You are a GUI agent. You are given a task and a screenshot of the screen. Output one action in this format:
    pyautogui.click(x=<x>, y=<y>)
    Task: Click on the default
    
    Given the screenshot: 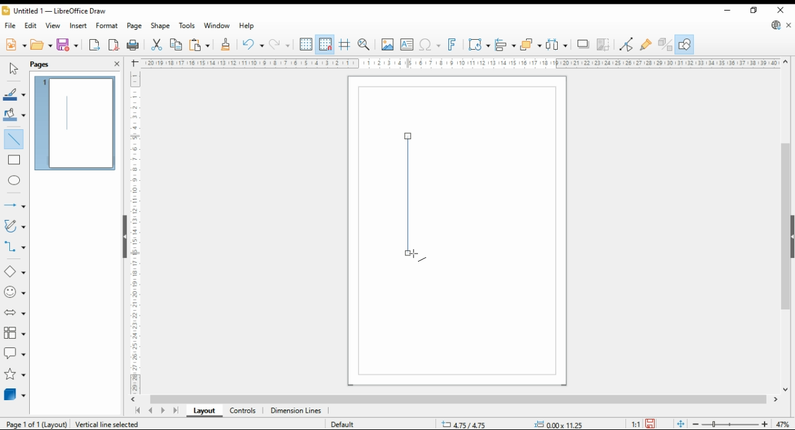 What is the action you would take?
    pyautogui.click(x=346, y=425)
    